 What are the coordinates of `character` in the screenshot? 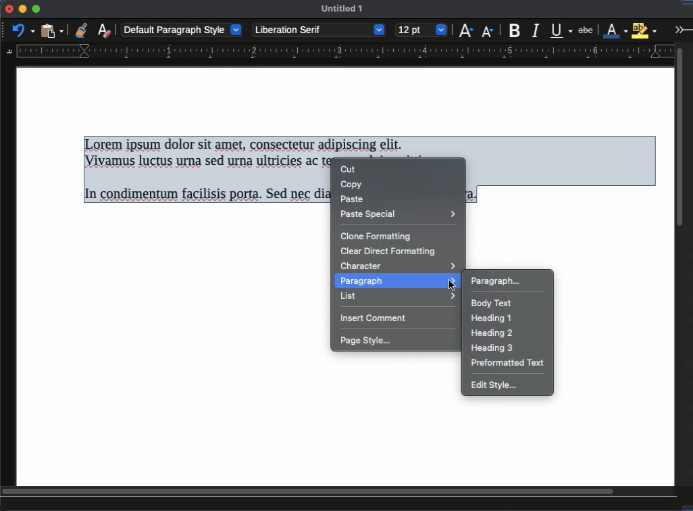 It's located at (399, 266).